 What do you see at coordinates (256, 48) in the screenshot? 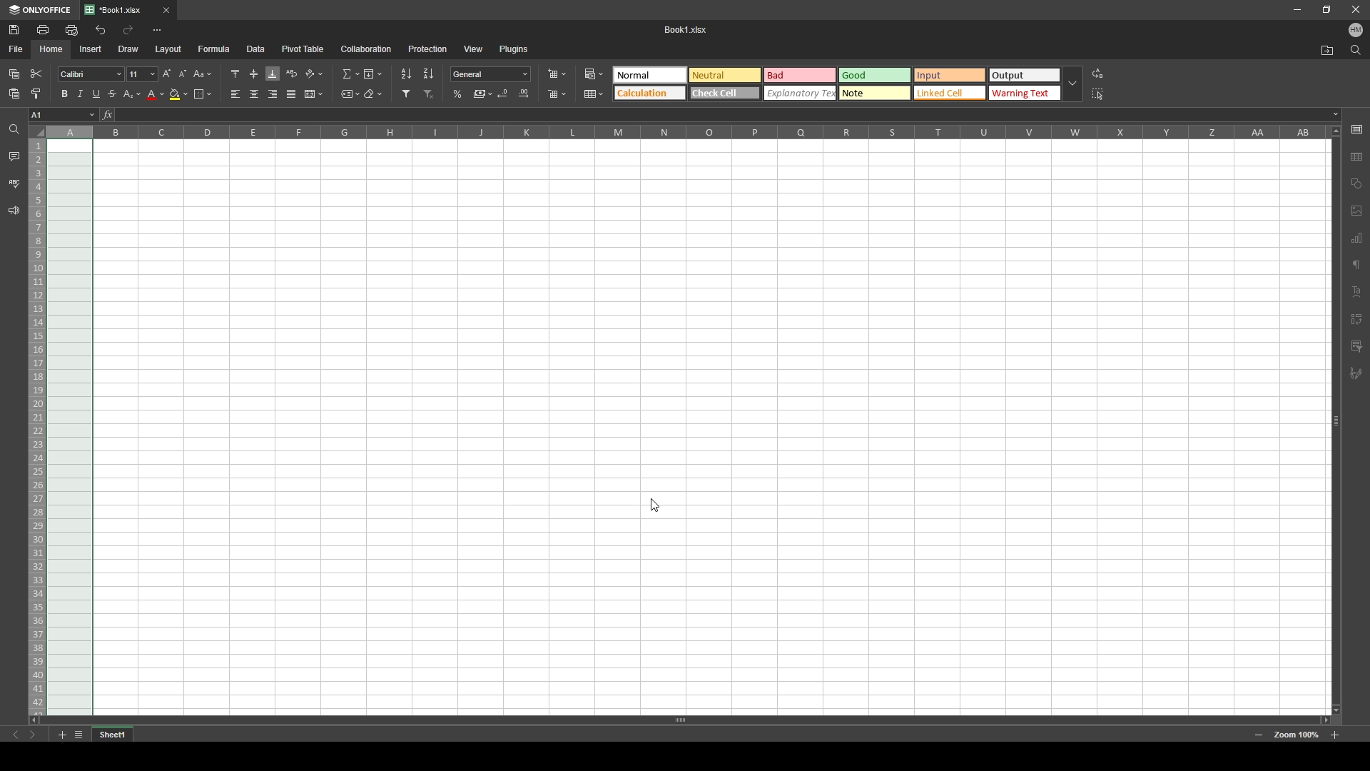
I see `data` at bounding box center [256, 48].